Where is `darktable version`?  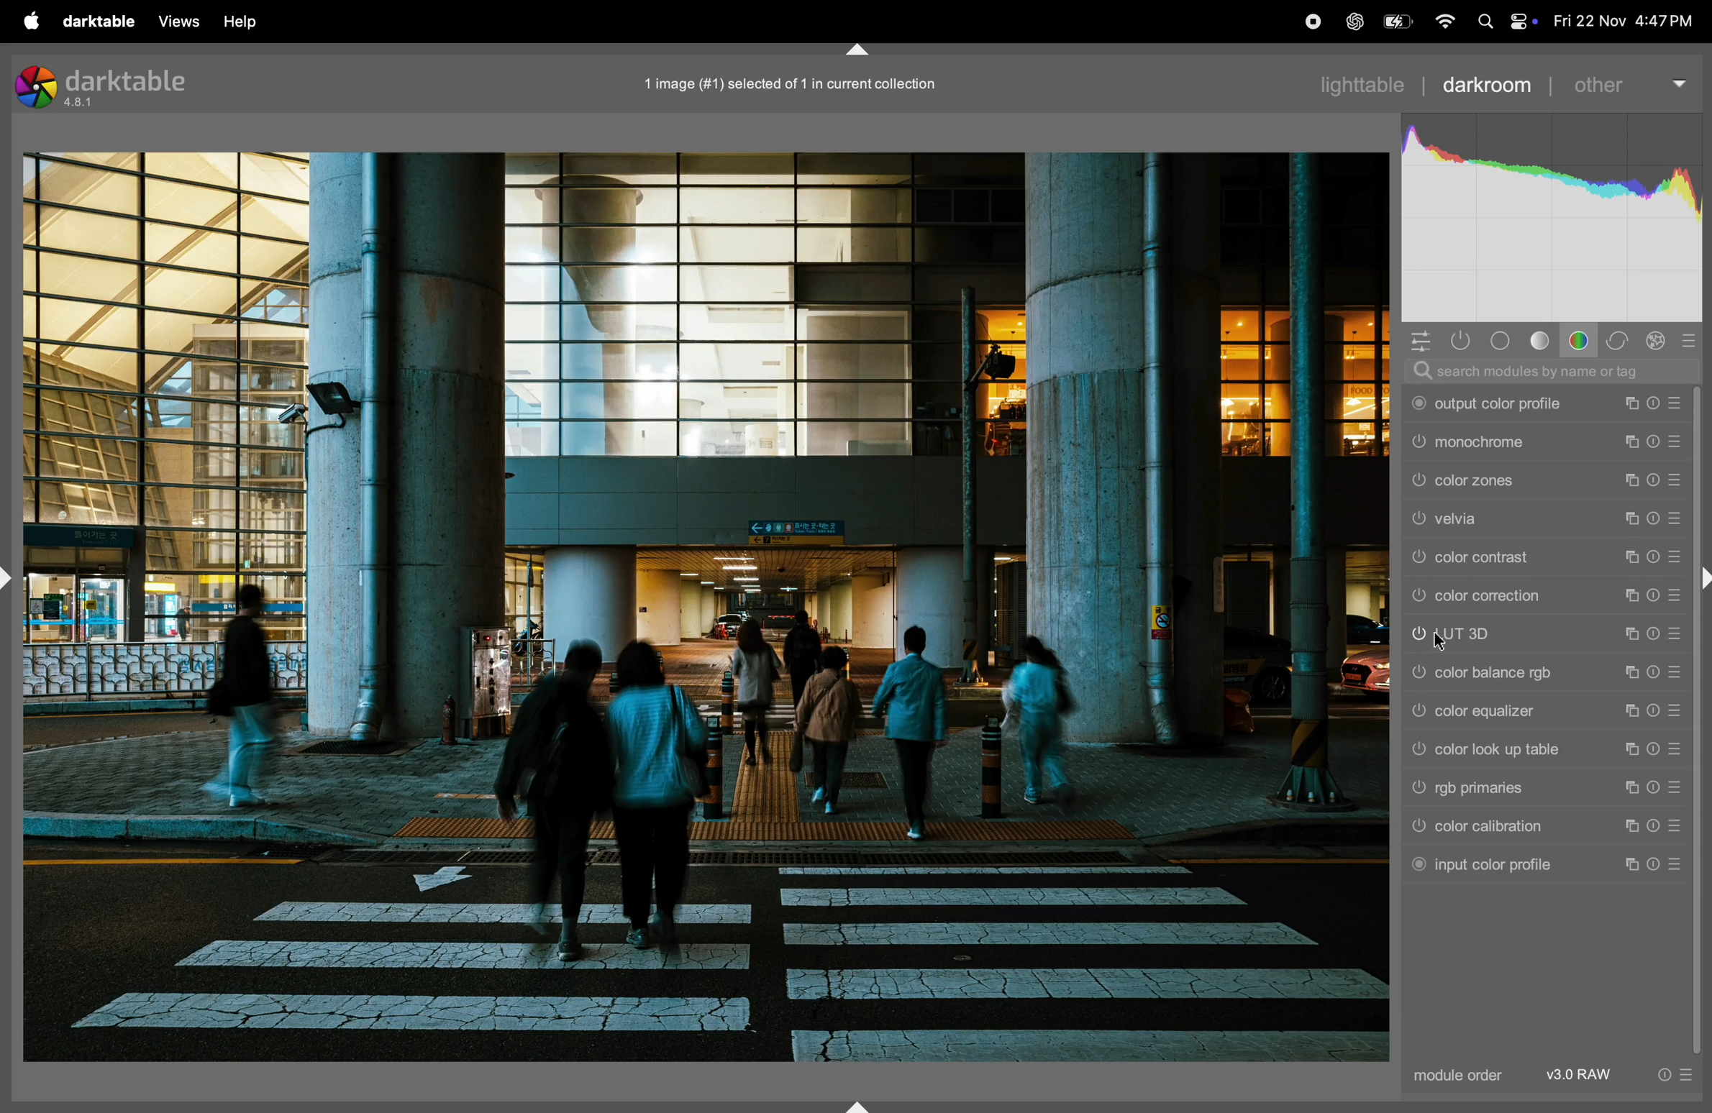
darktable version is located at coordinates (131, 87).